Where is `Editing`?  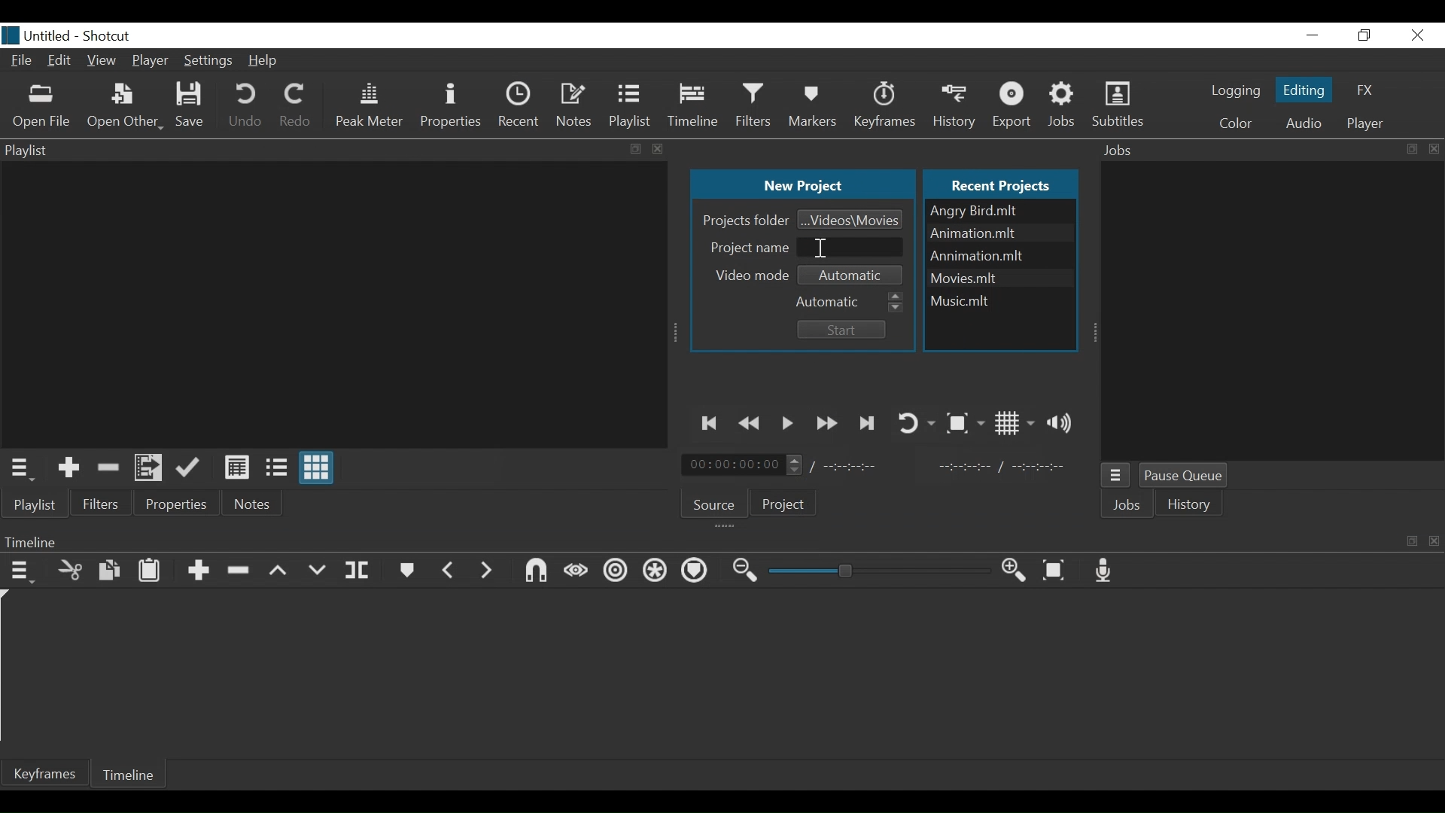
Editing is located at coordinates (1302, 89).